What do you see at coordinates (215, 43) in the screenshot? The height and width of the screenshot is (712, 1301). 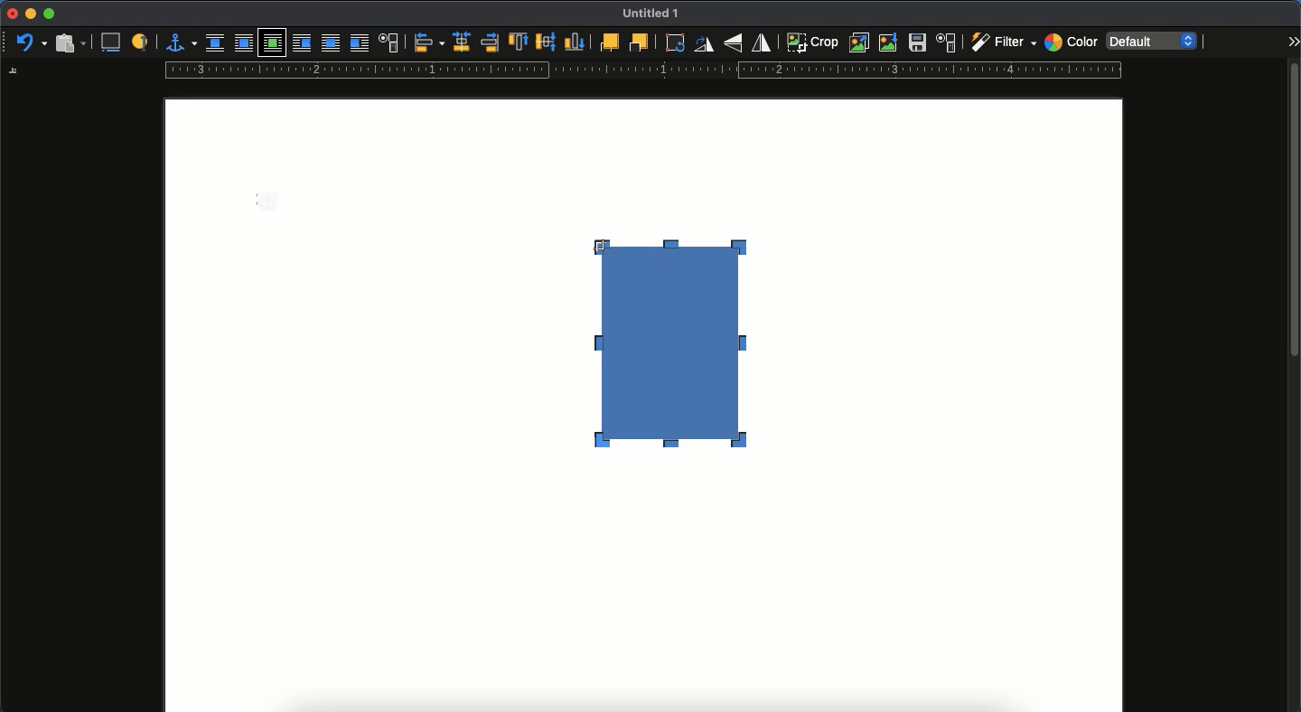 I see `none` at bounding box center [215, 43].